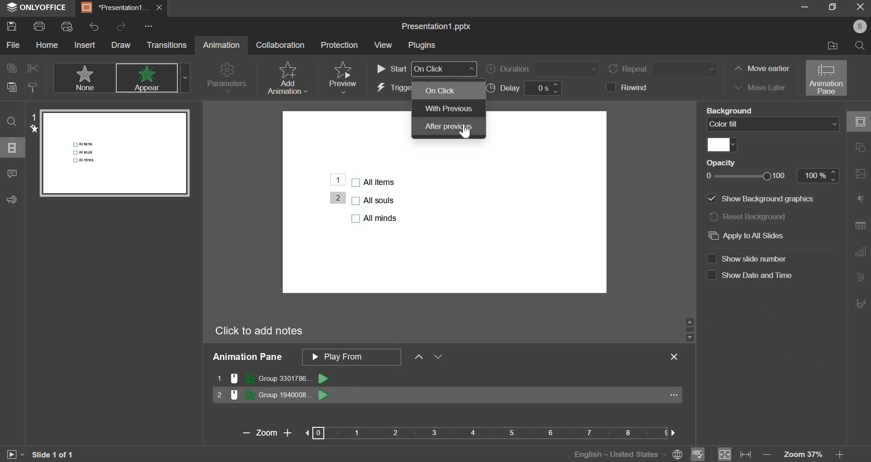  I want to click on copy style, so click(34, 87).